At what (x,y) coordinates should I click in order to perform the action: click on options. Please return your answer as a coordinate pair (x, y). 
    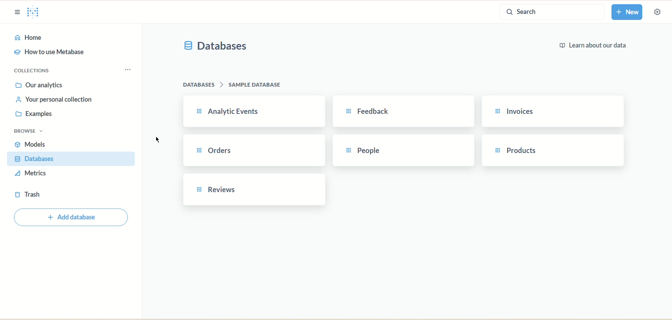
    Looking at the image, I should click on (128, 70).